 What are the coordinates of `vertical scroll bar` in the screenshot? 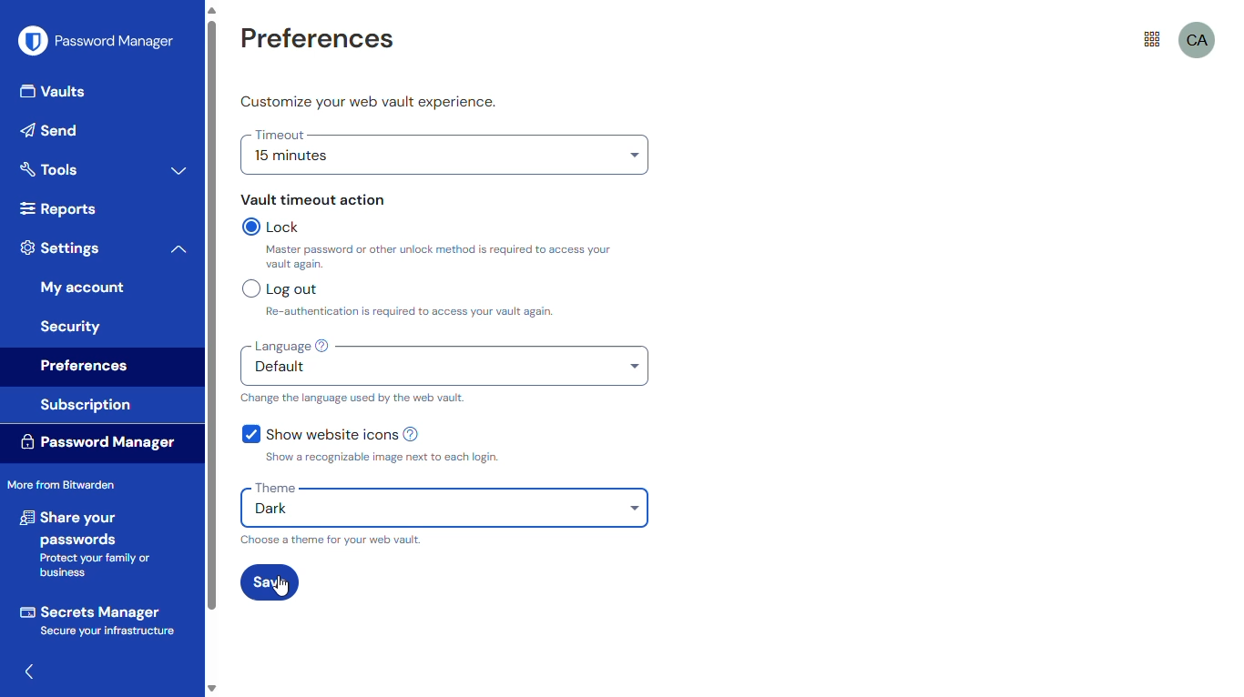 It's located at (211, 315).